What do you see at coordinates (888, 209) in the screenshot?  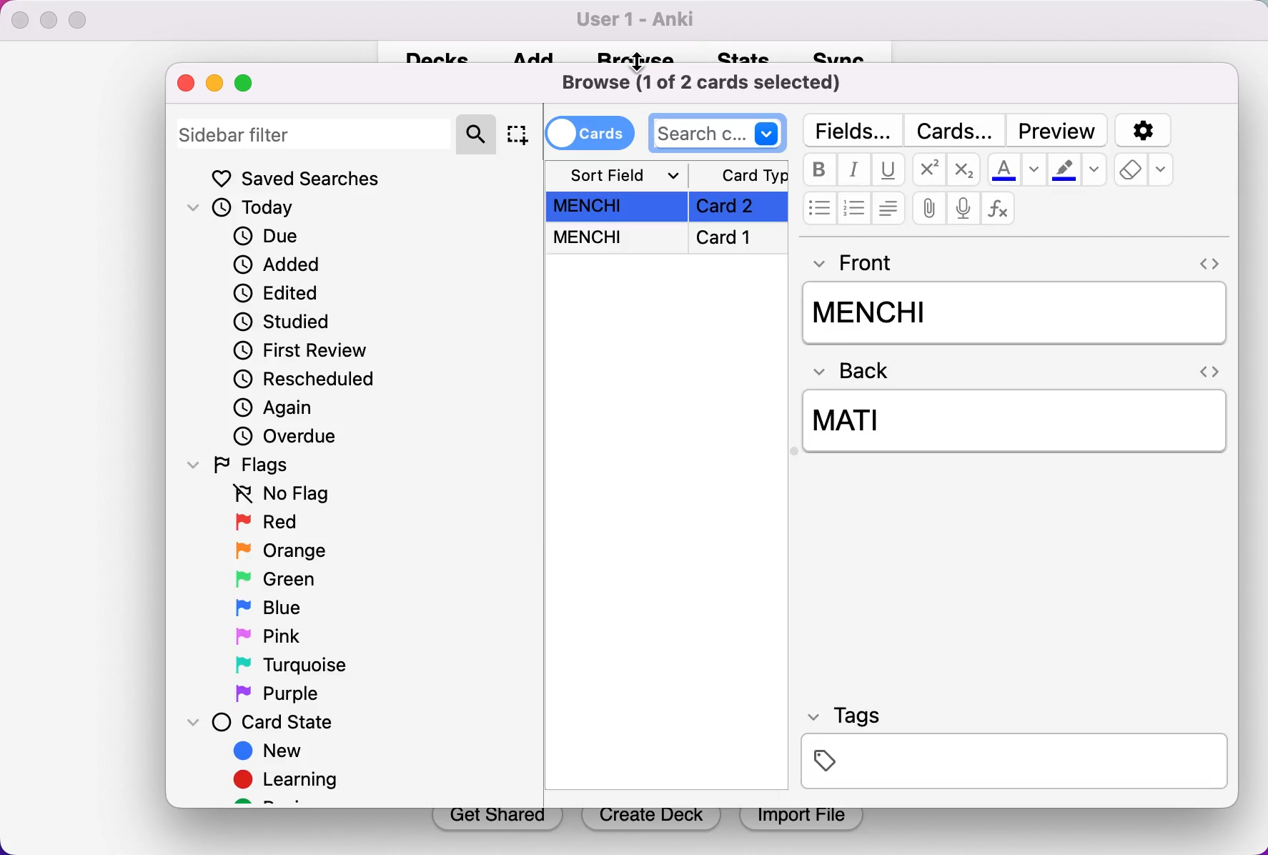 I see `alignment` at bounding box center [888, 209].